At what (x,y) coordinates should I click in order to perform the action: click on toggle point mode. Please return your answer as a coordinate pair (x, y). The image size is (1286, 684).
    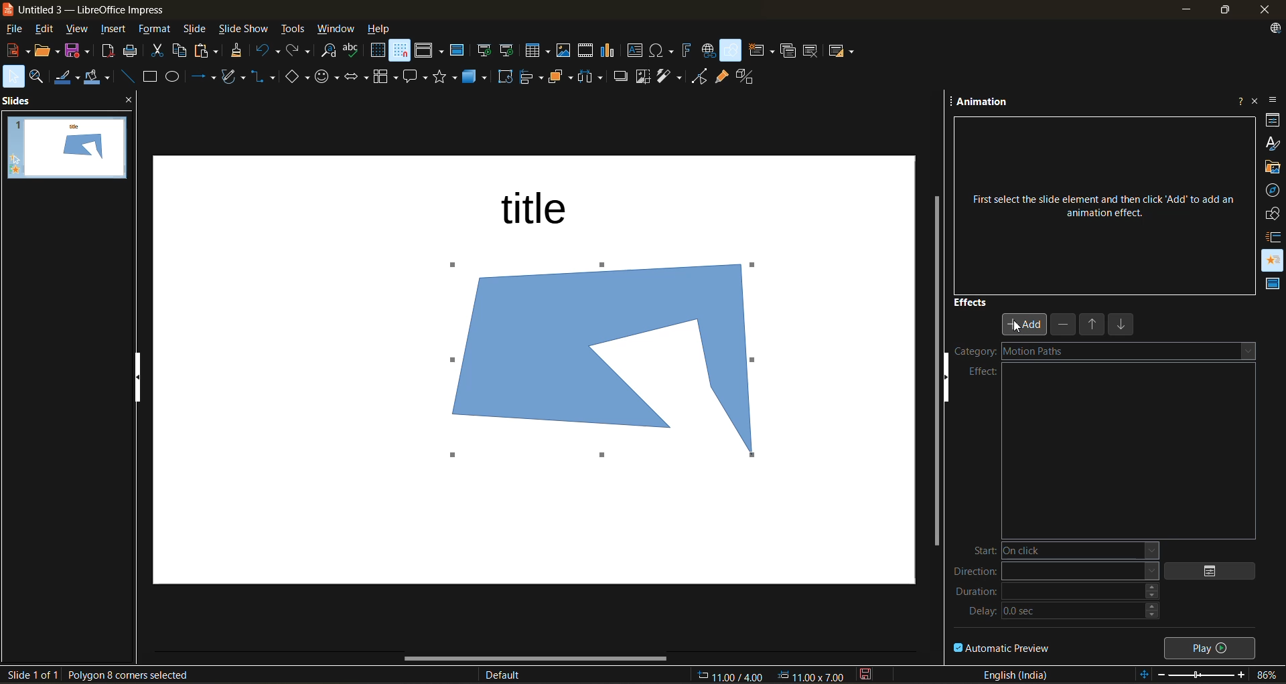
    Looking at the image, I should click on (700, 77).